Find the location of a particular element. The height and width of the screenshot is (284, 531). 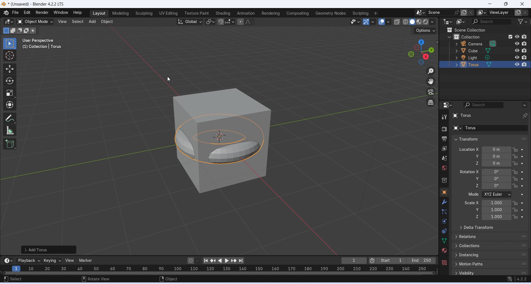

Rotate is located at coordinates (9, 81).